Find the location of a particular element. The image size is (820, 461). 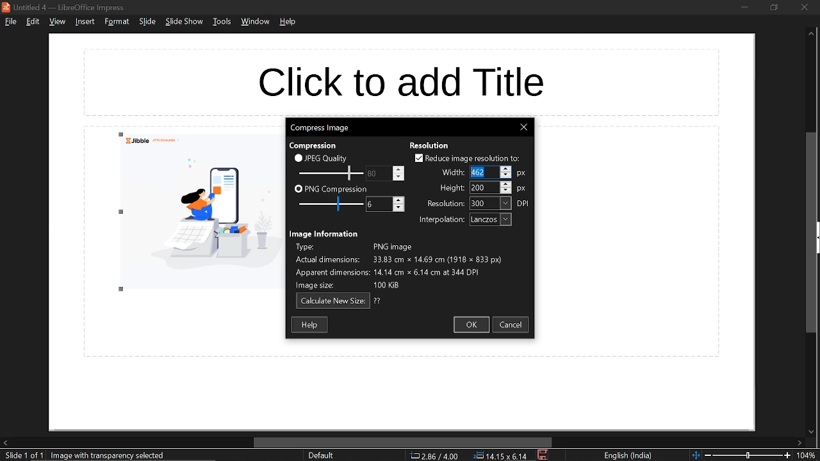

language is located at coordinates (628, 456).